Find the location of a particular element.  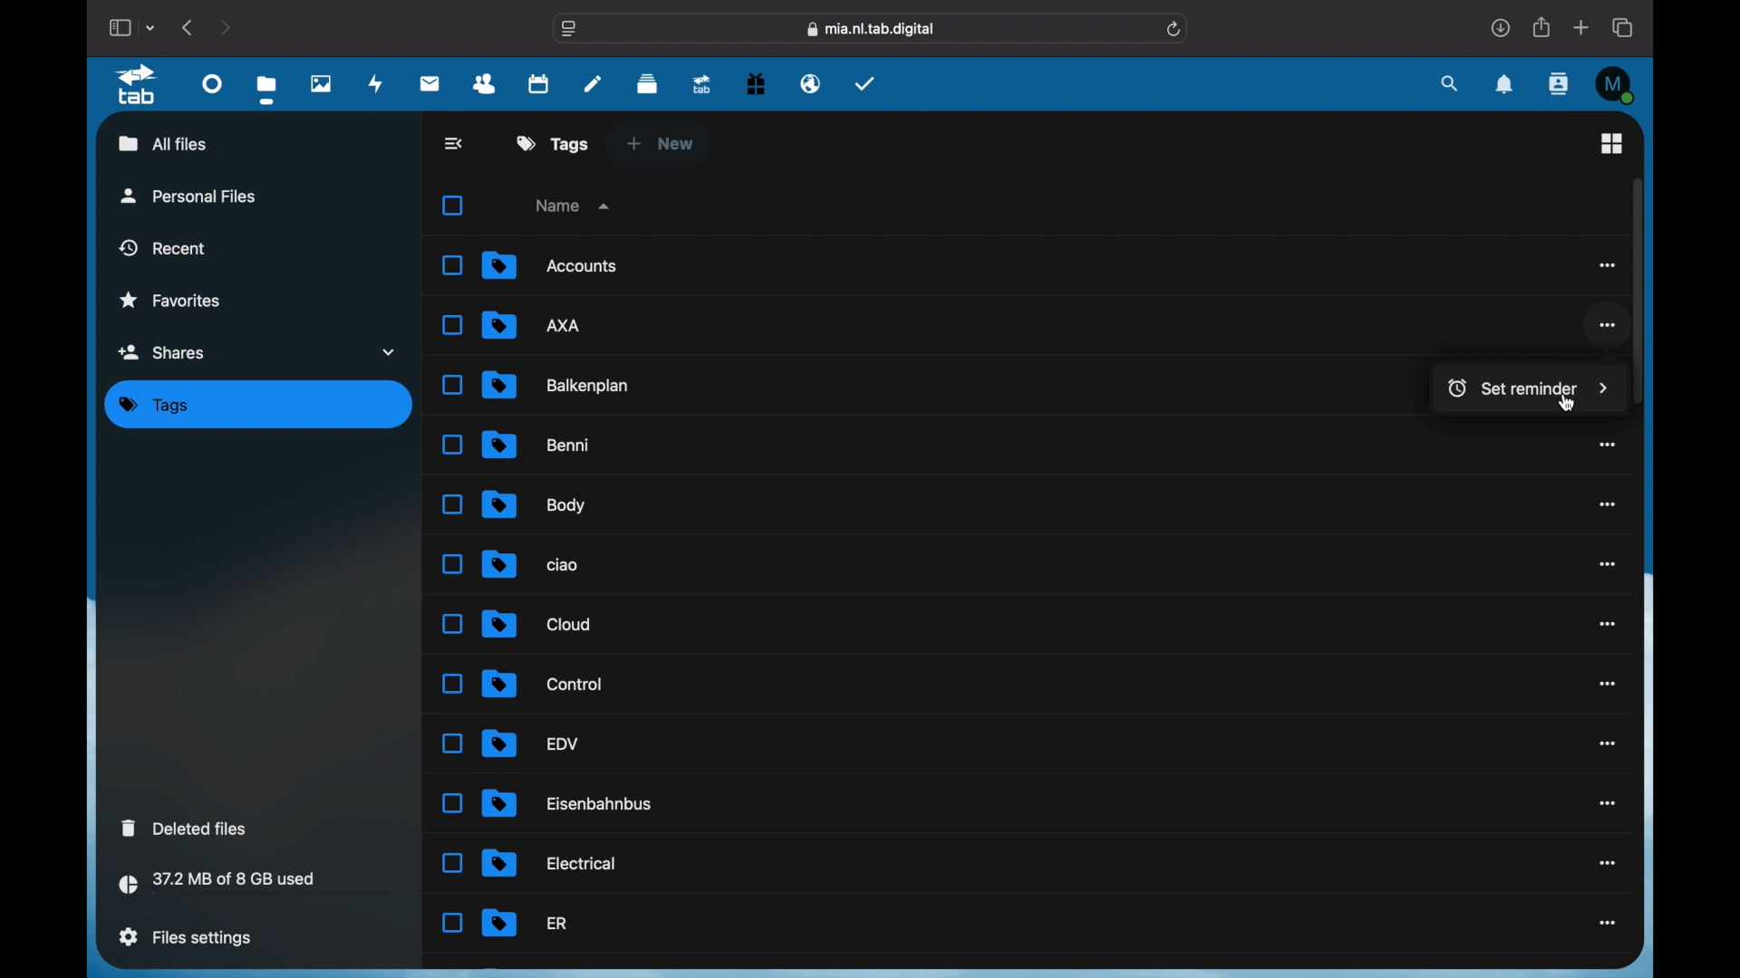

mail is located at coordinates (430, 82).